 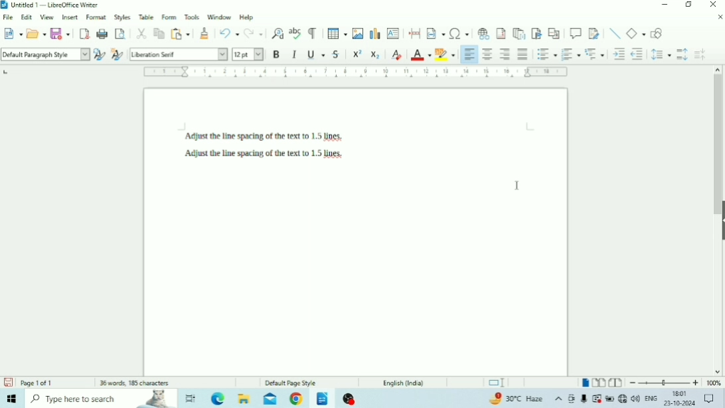 What do you see at coordinates (169, 17) in the screenshot?
I see `Form` at bounding box center [169, 17].